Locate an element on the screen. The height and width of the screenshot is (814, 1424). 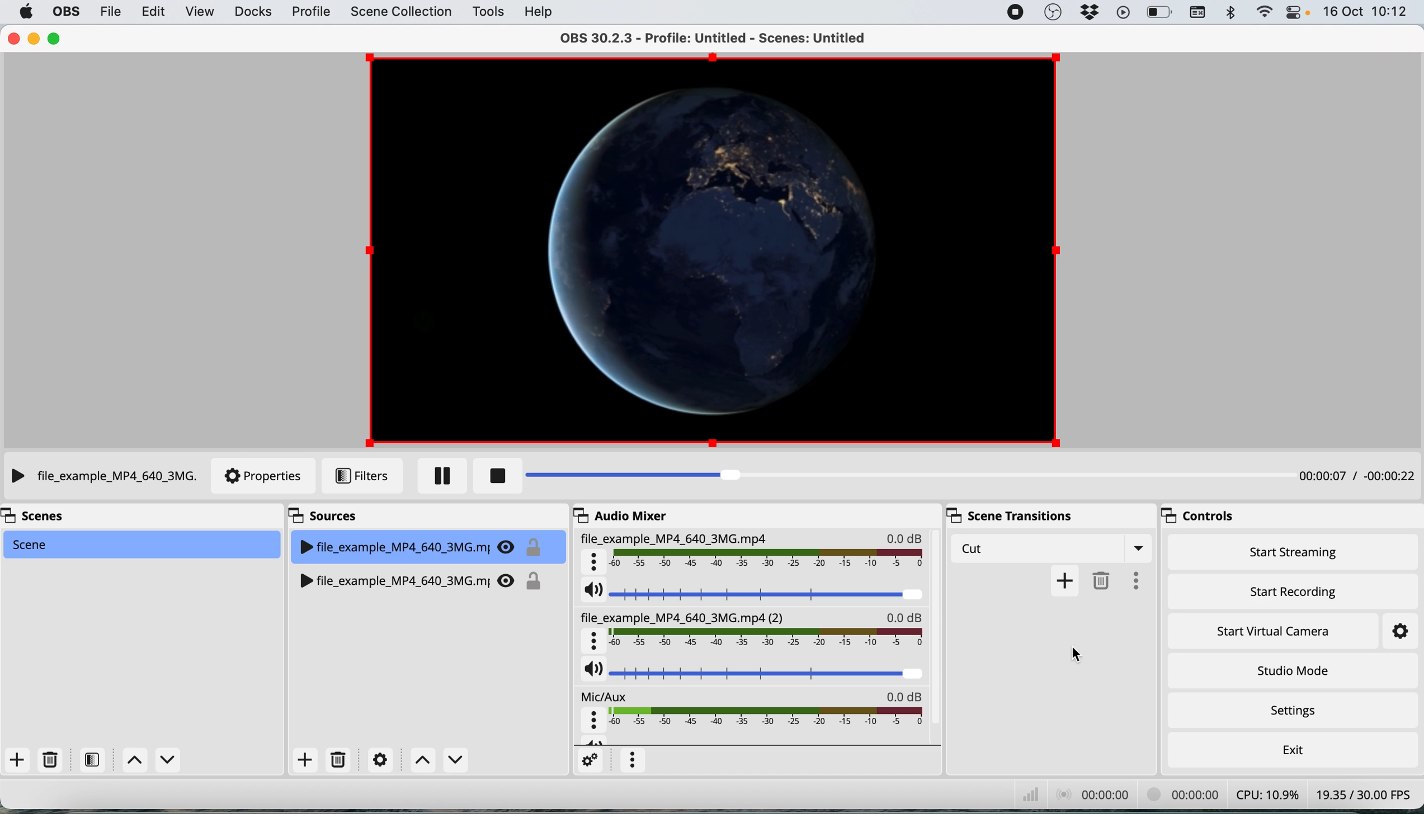
current source preview screen is located at coordinates (708, 250).